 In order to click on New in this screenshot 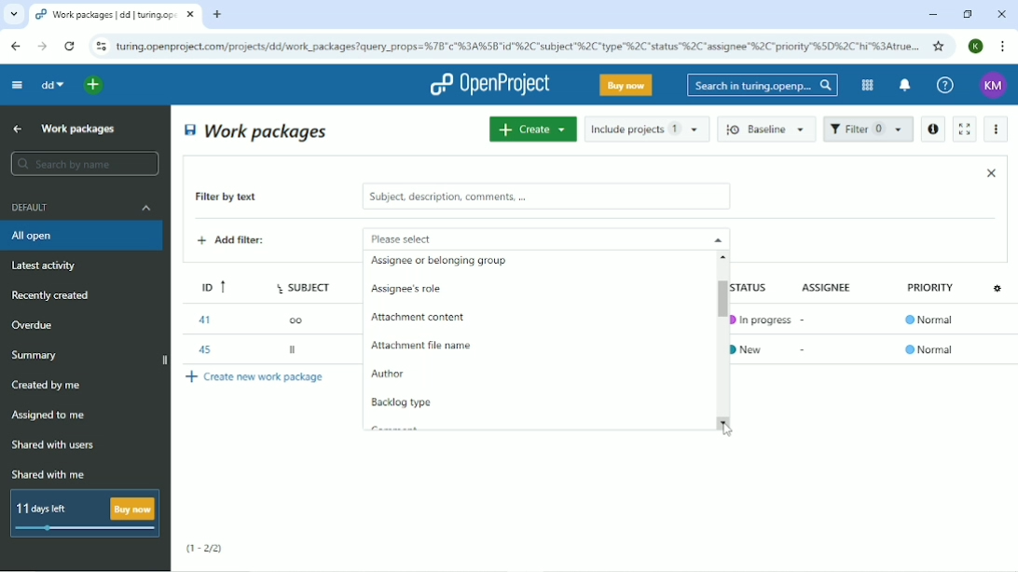, I will do `click(753, 347)`.